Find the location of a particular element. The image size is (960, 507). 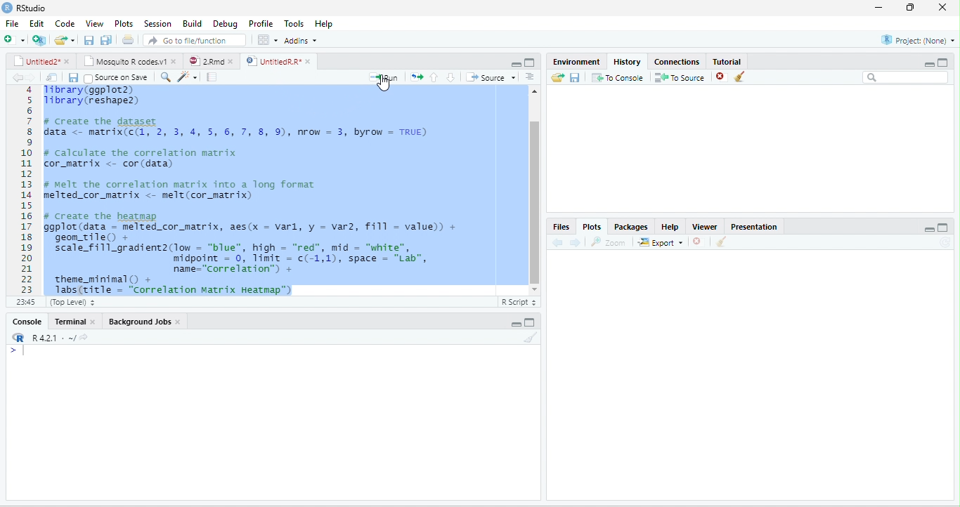

2Rnd is located at coordinates (207, 60).